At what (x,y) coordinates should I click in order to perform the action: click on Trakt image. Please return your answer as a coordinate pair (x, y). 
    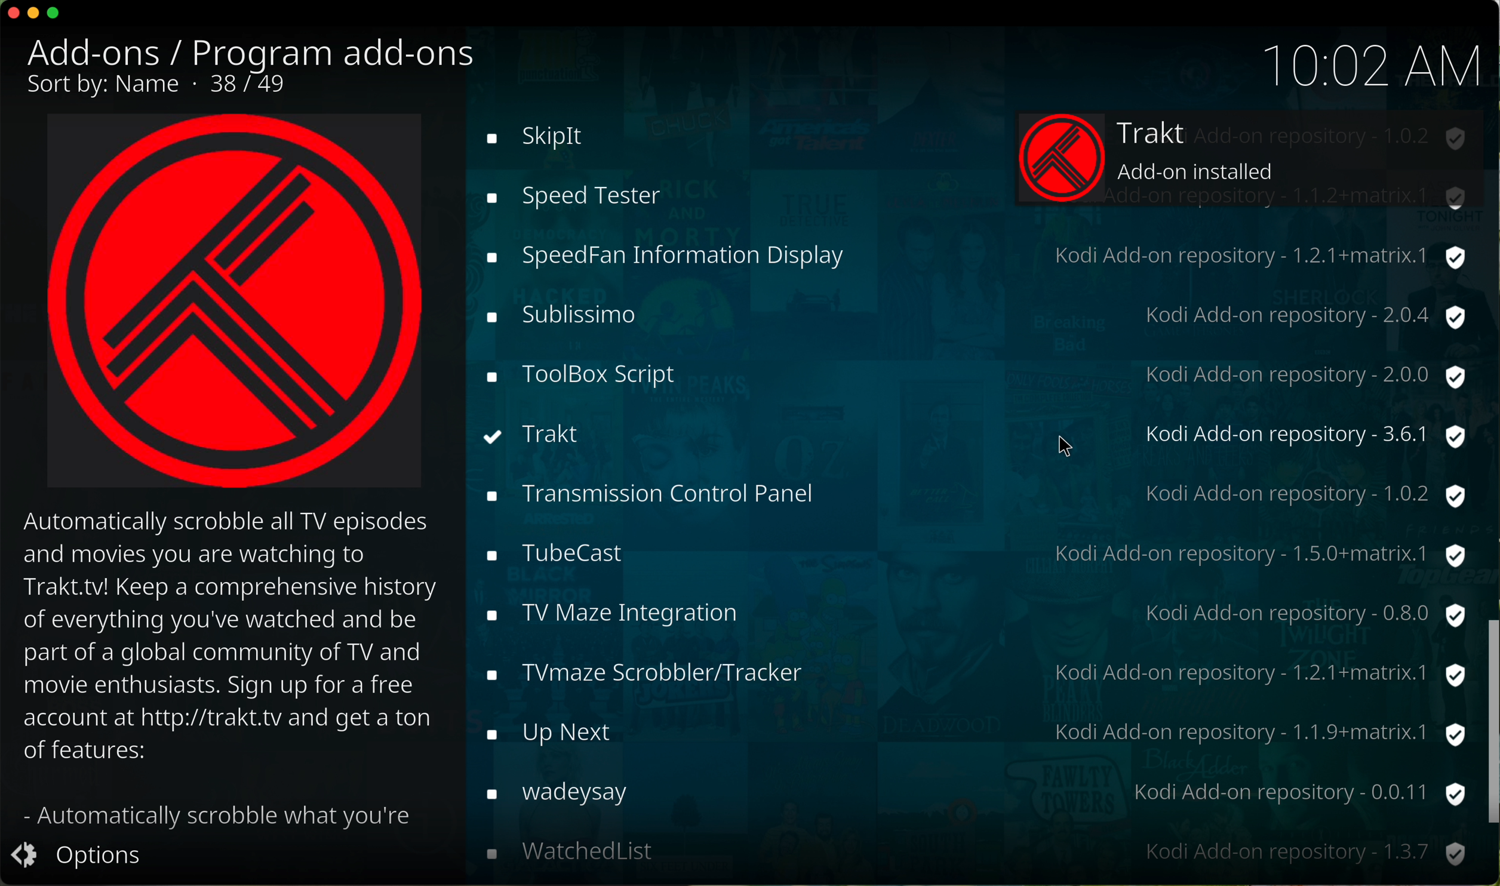
    Looking at the image, I should click on (237, 303).